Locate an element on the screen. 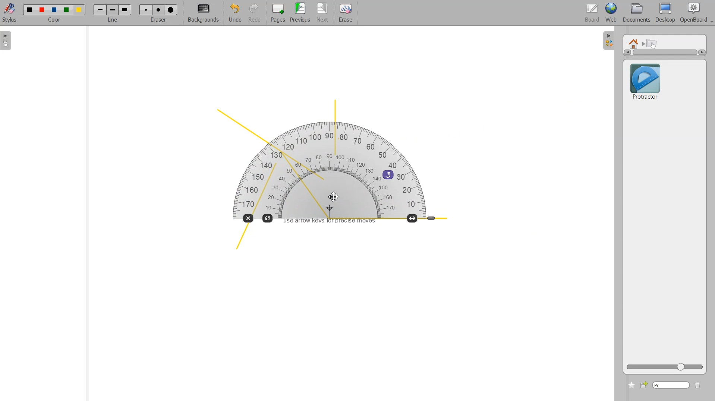  color is located at coordinates (55, 21).